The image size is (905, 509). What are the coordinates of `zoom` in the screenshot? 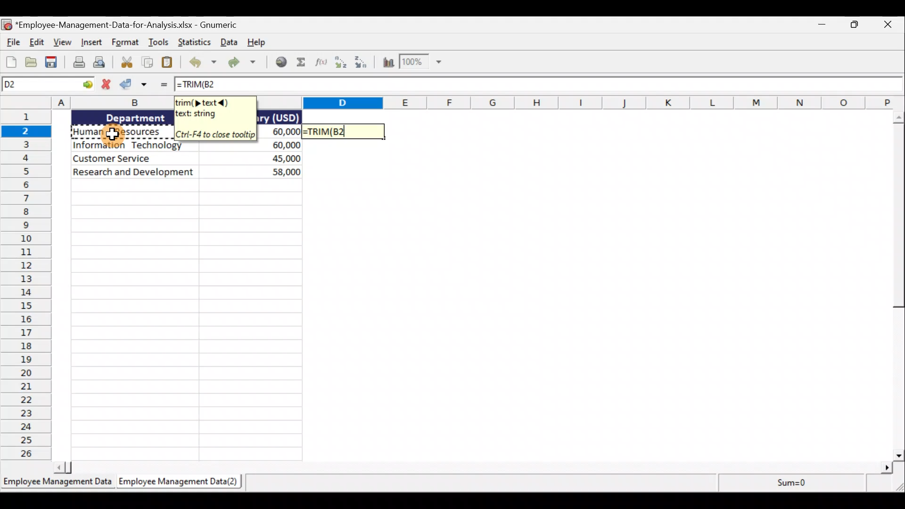 It's located at (427, 63).